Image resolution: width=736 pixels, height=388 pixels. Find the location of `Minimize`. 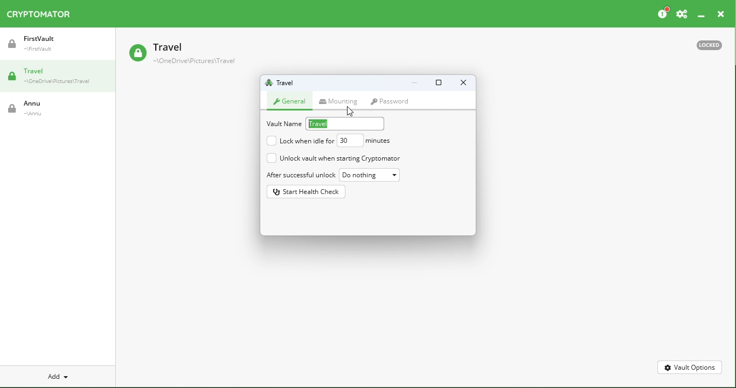

Minimize is located at coordinates (415, 84).